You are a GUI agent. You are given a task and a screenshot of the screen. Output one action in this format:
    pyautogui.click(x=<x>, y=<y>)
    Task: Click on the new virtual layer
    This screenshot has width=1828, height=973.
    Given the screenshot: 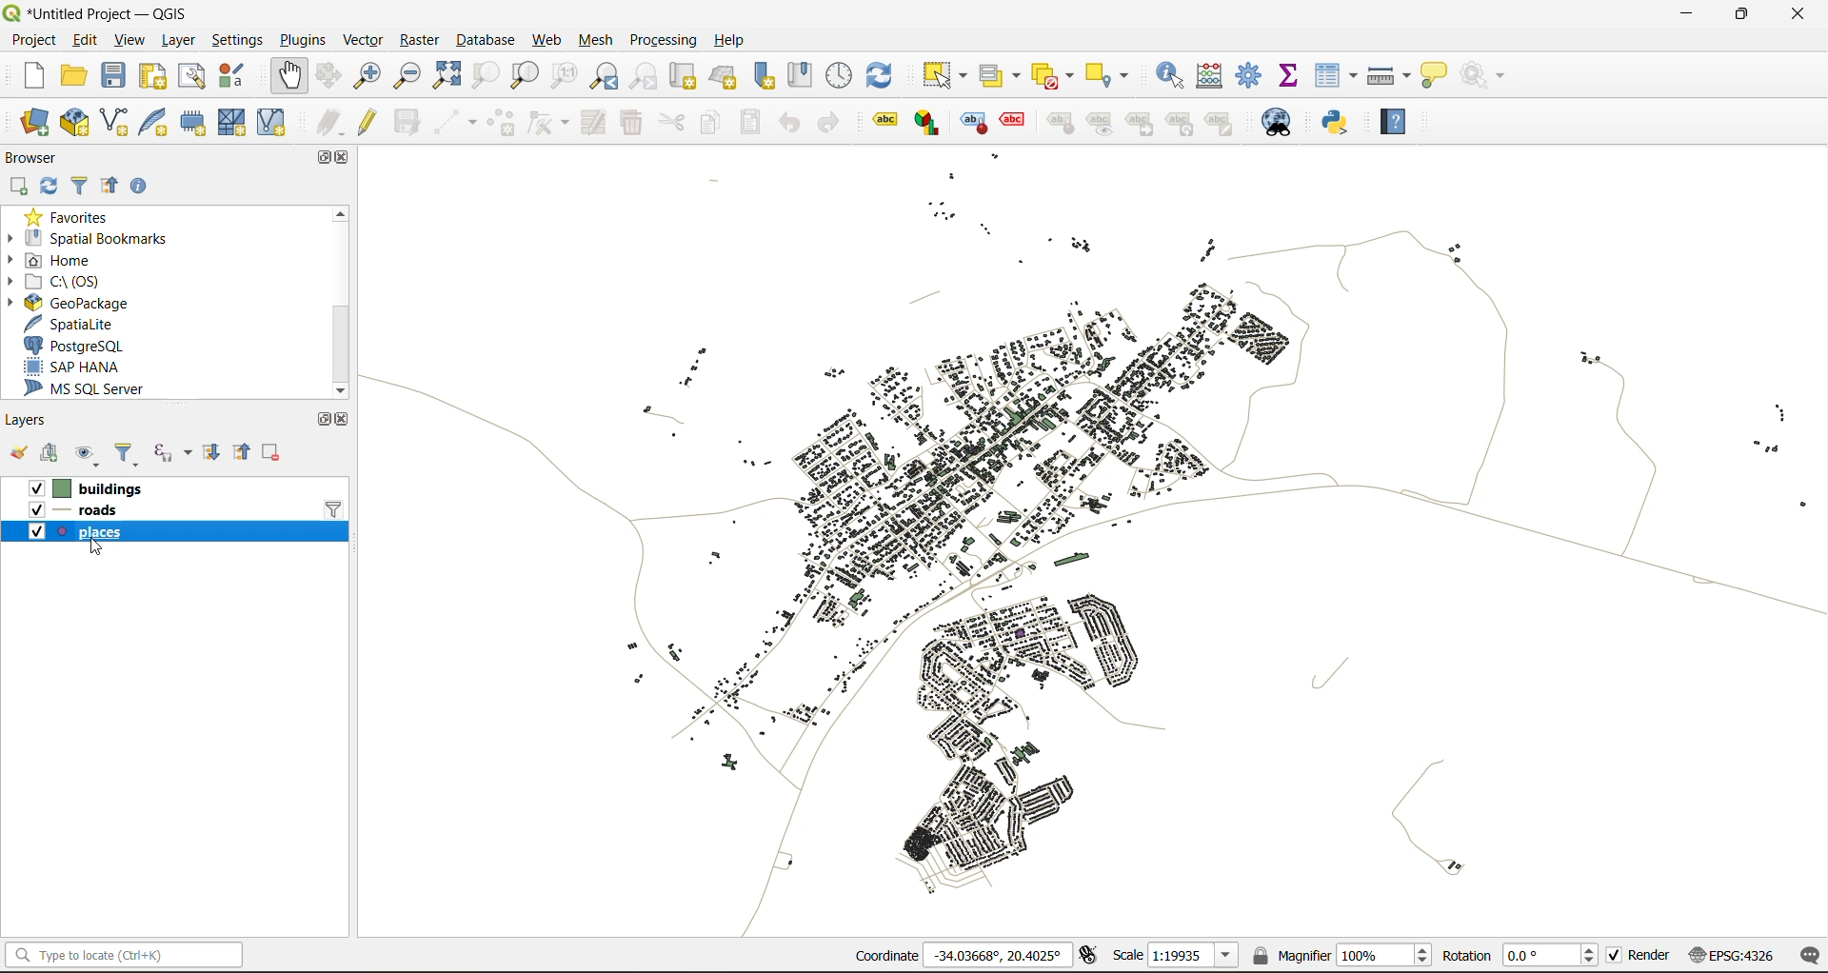 What is the action you would take?
    pyautogui.click(x=276, y=123)
    